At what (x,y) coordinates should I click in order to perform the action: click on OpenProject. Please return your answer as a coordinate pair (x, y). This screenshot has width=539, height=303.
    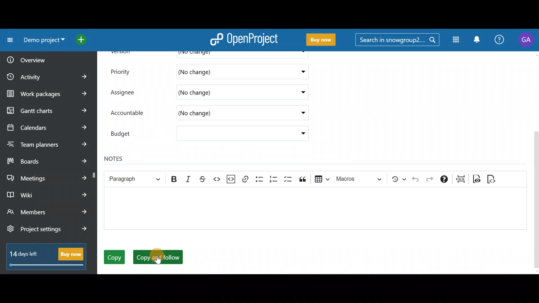
    Looking at the image, I should click on (243, 38).